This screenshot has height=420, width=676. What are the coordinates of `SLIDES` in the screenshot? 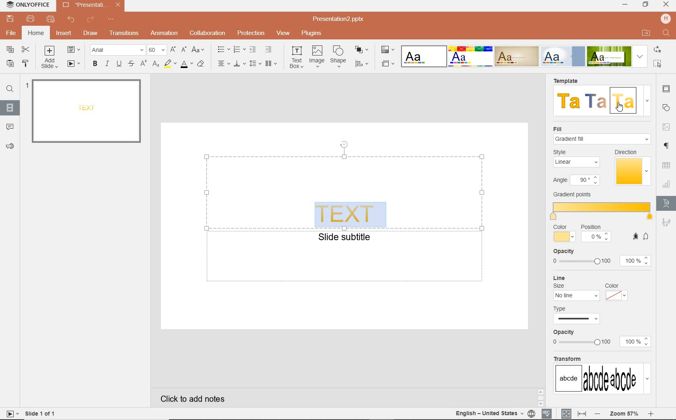 It's located at (11, 108).